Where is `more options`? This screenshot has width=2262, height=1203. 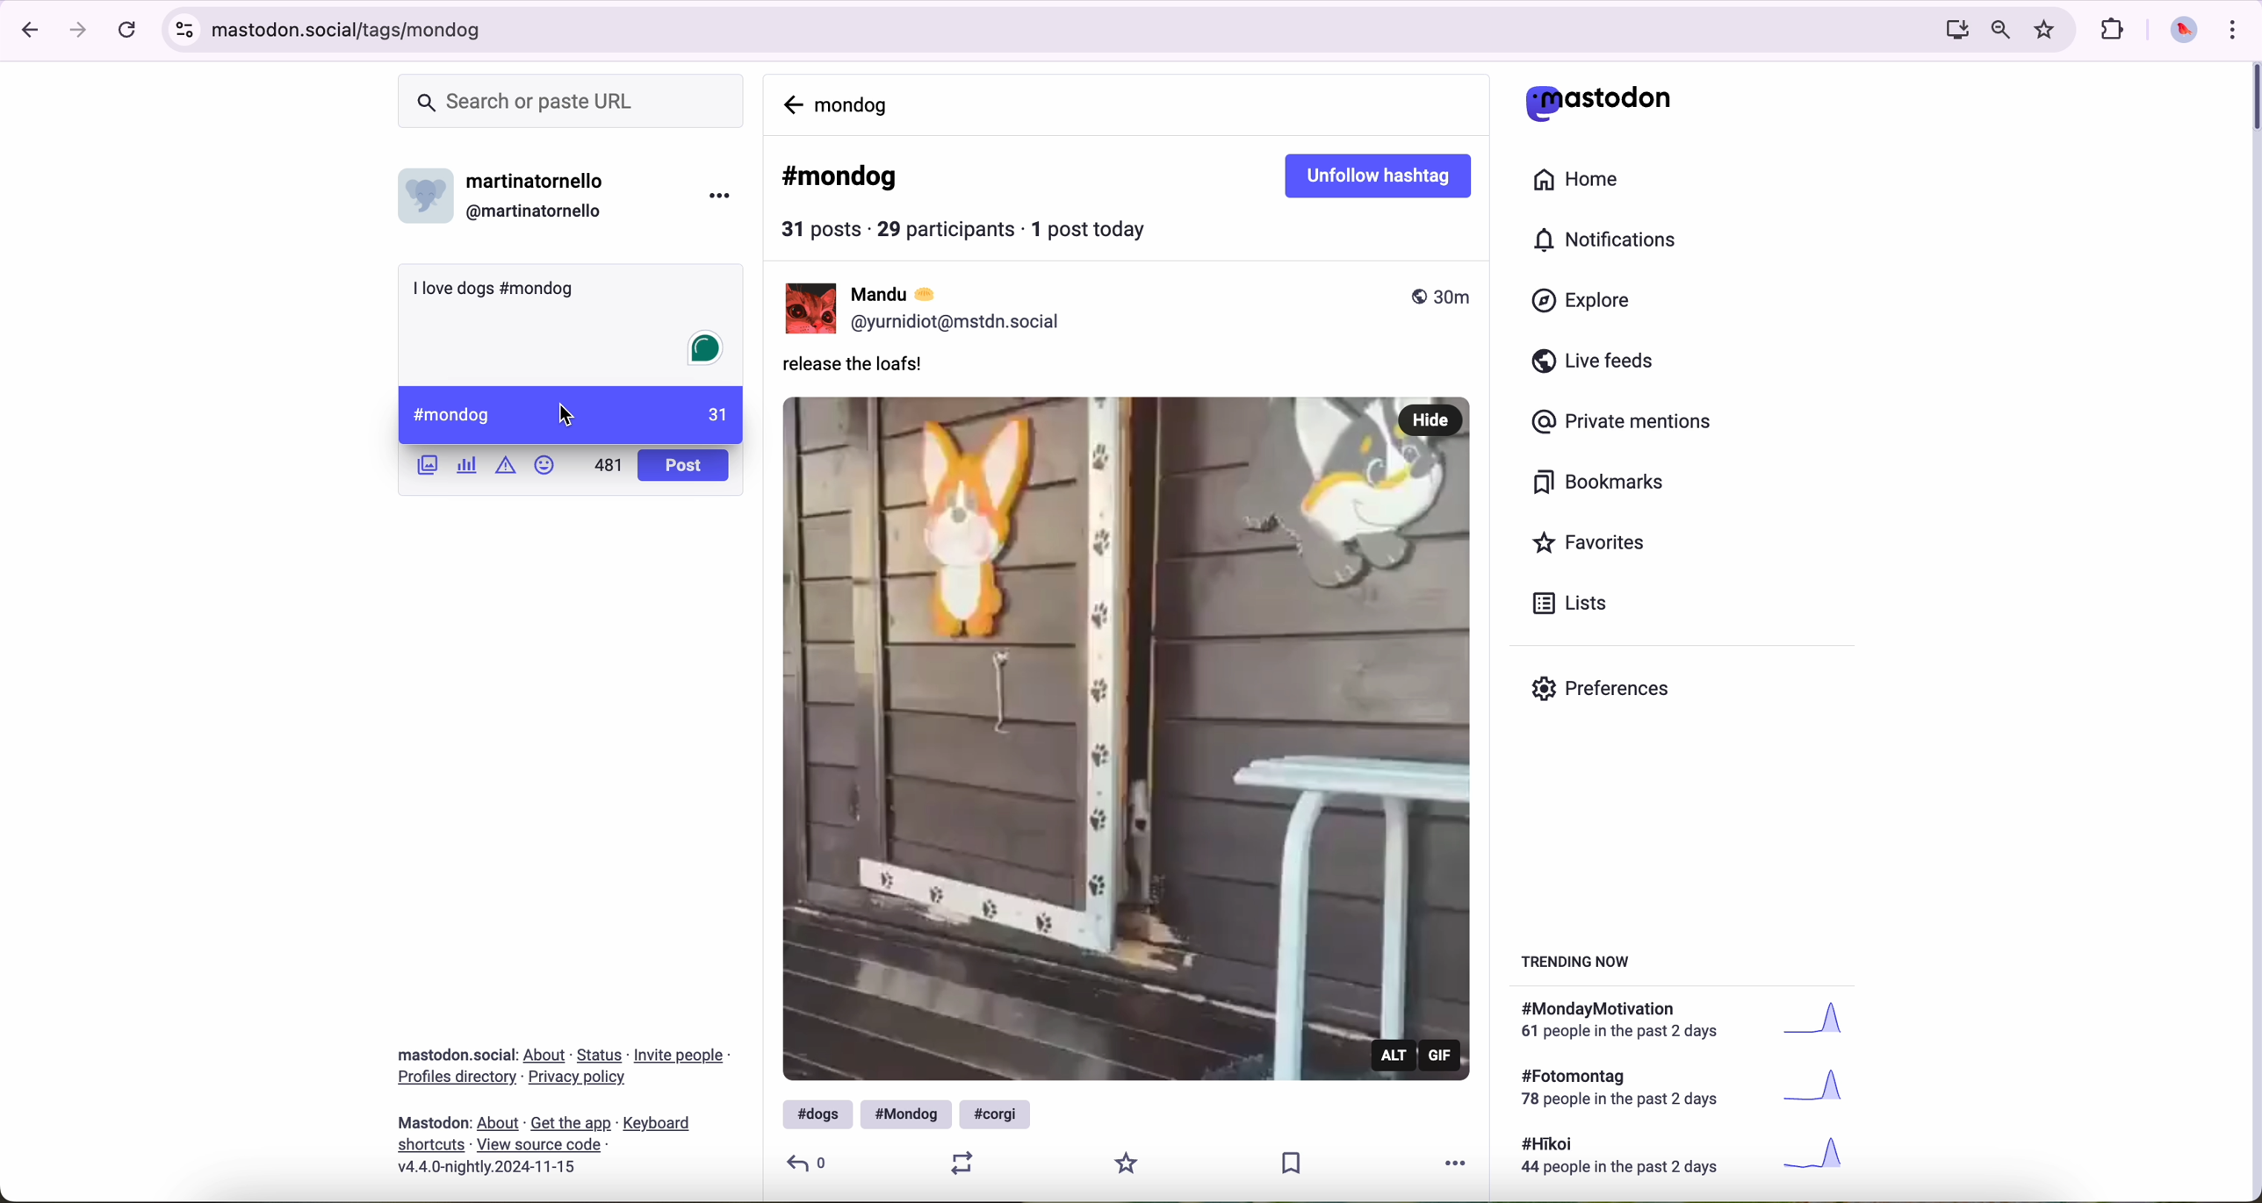
more options is located at coordinates (718, 199).